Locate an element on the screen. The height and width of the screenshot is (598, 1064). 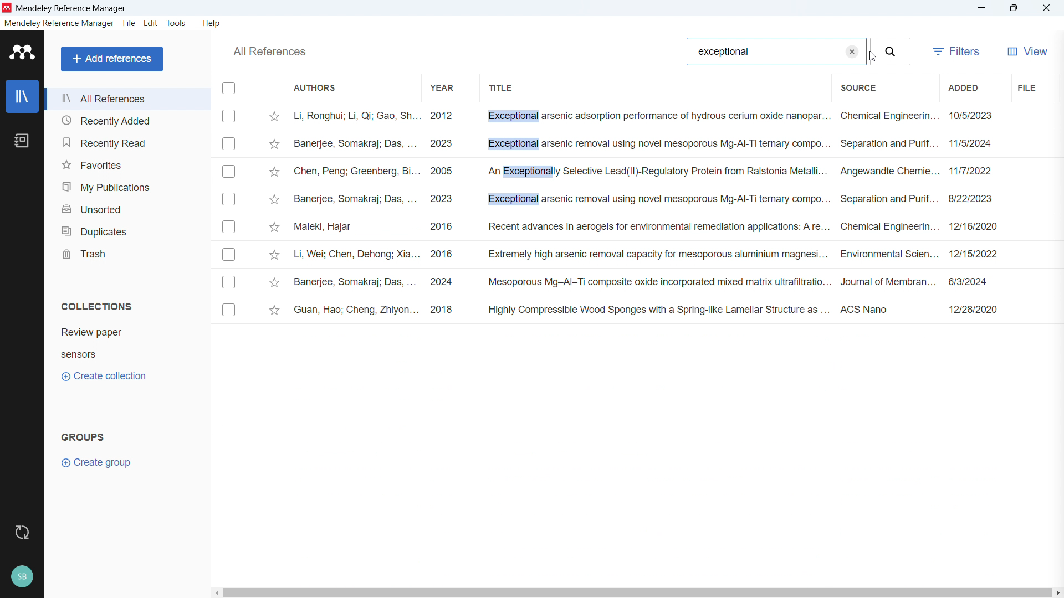
edit is located at coordinates (151, 23).